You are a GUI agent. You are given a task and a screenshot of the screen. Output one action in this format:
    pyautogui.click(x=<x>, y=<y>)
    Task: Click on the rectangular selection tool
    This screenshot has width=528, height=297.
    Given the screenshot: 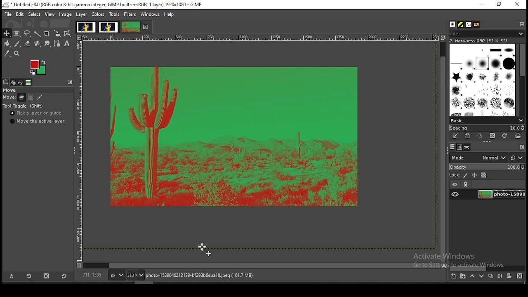 What is the action you would take?
    pyautogui.click(x=17, y=33)
    